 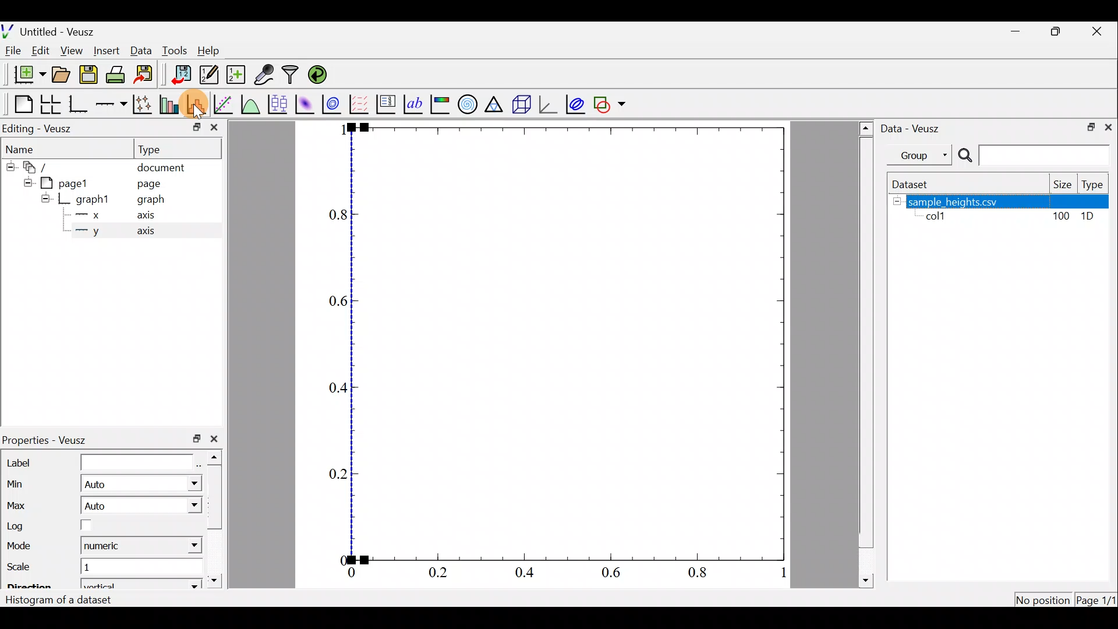 I want to click on direction dropdown, so click(x=178, y=585).